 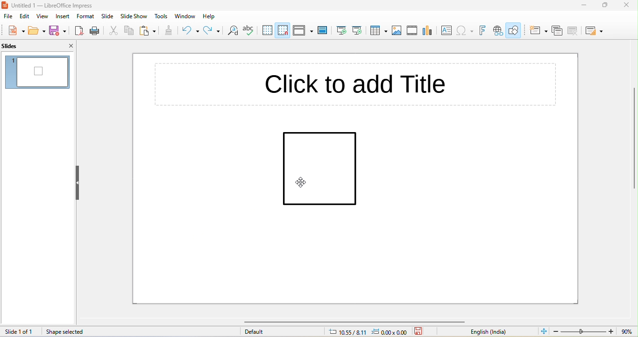 I want to click on display grid, so click(x=267, y=30).